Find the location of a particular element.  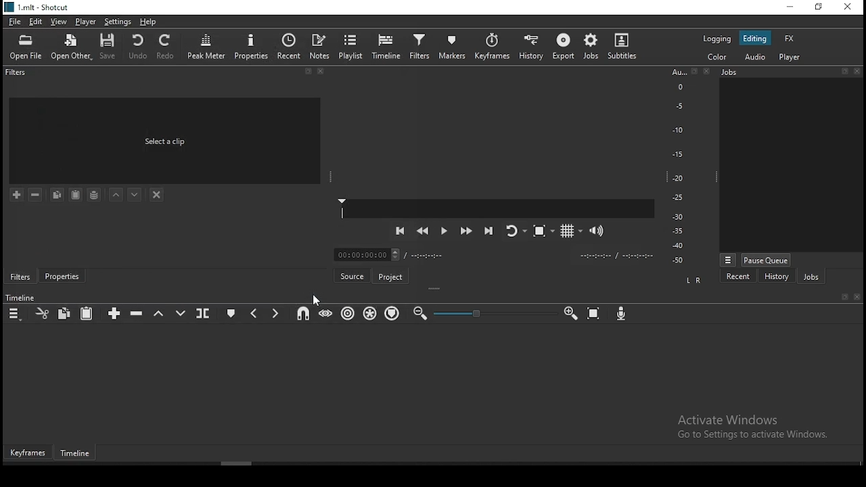

color is located at coordinates (715, 57).